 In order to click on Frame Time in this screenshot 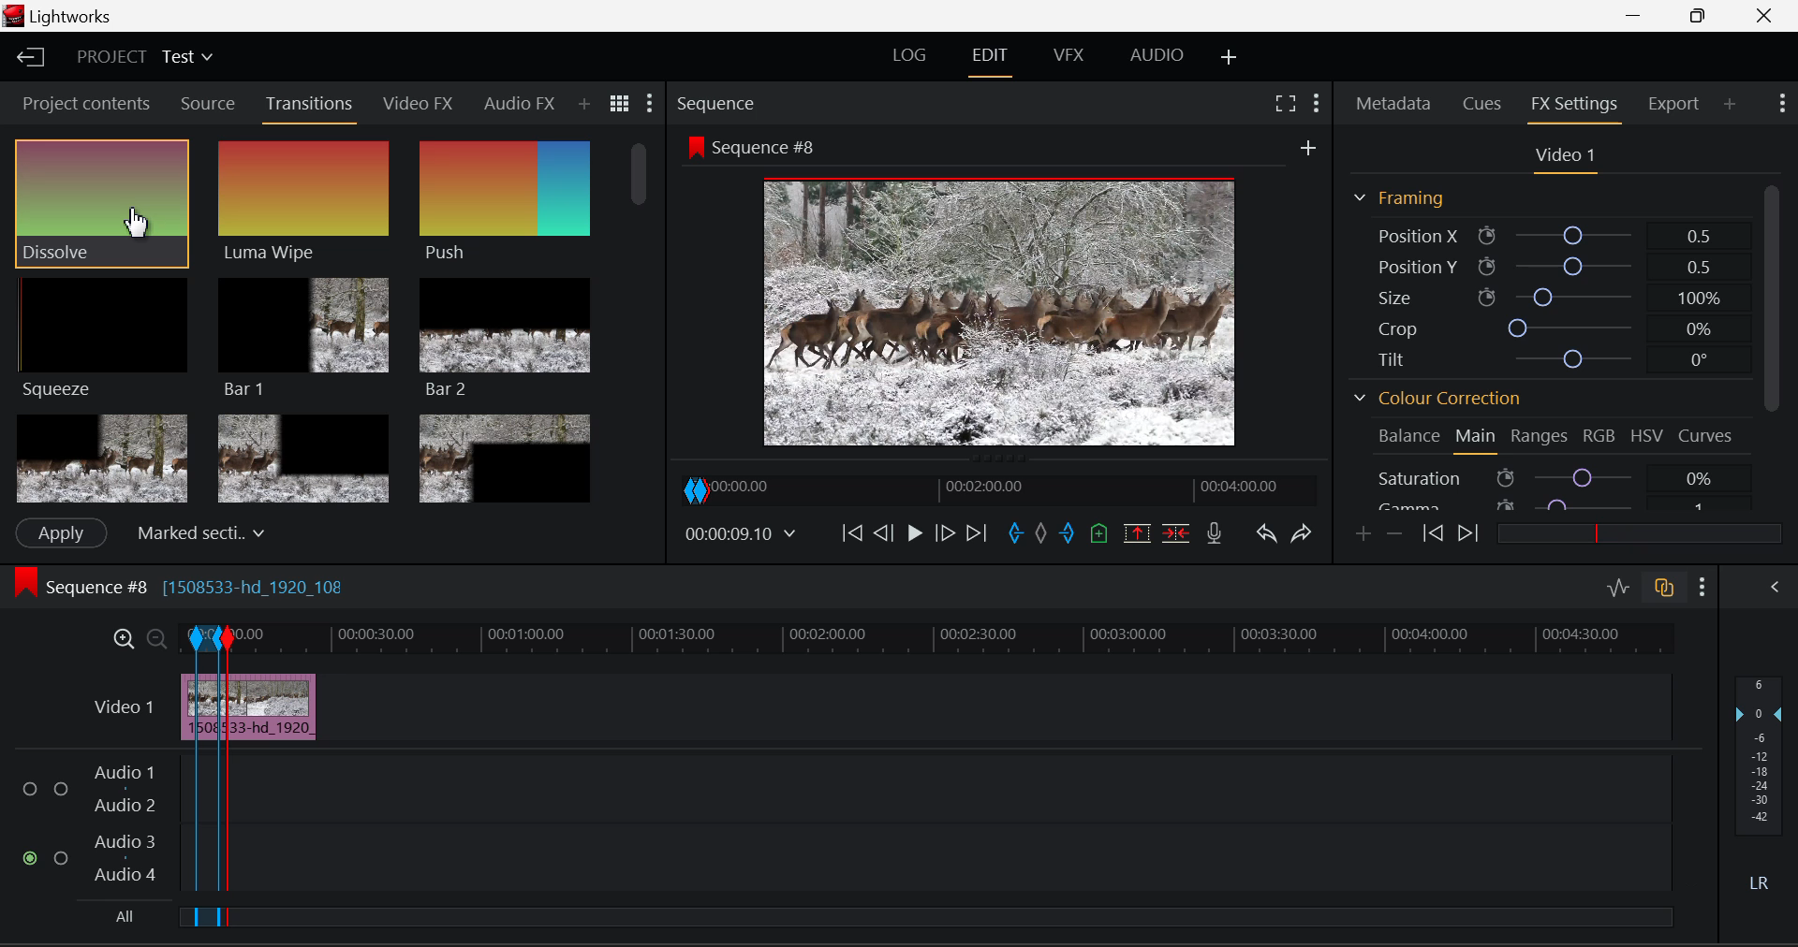, I will do `click(740, 533)`.